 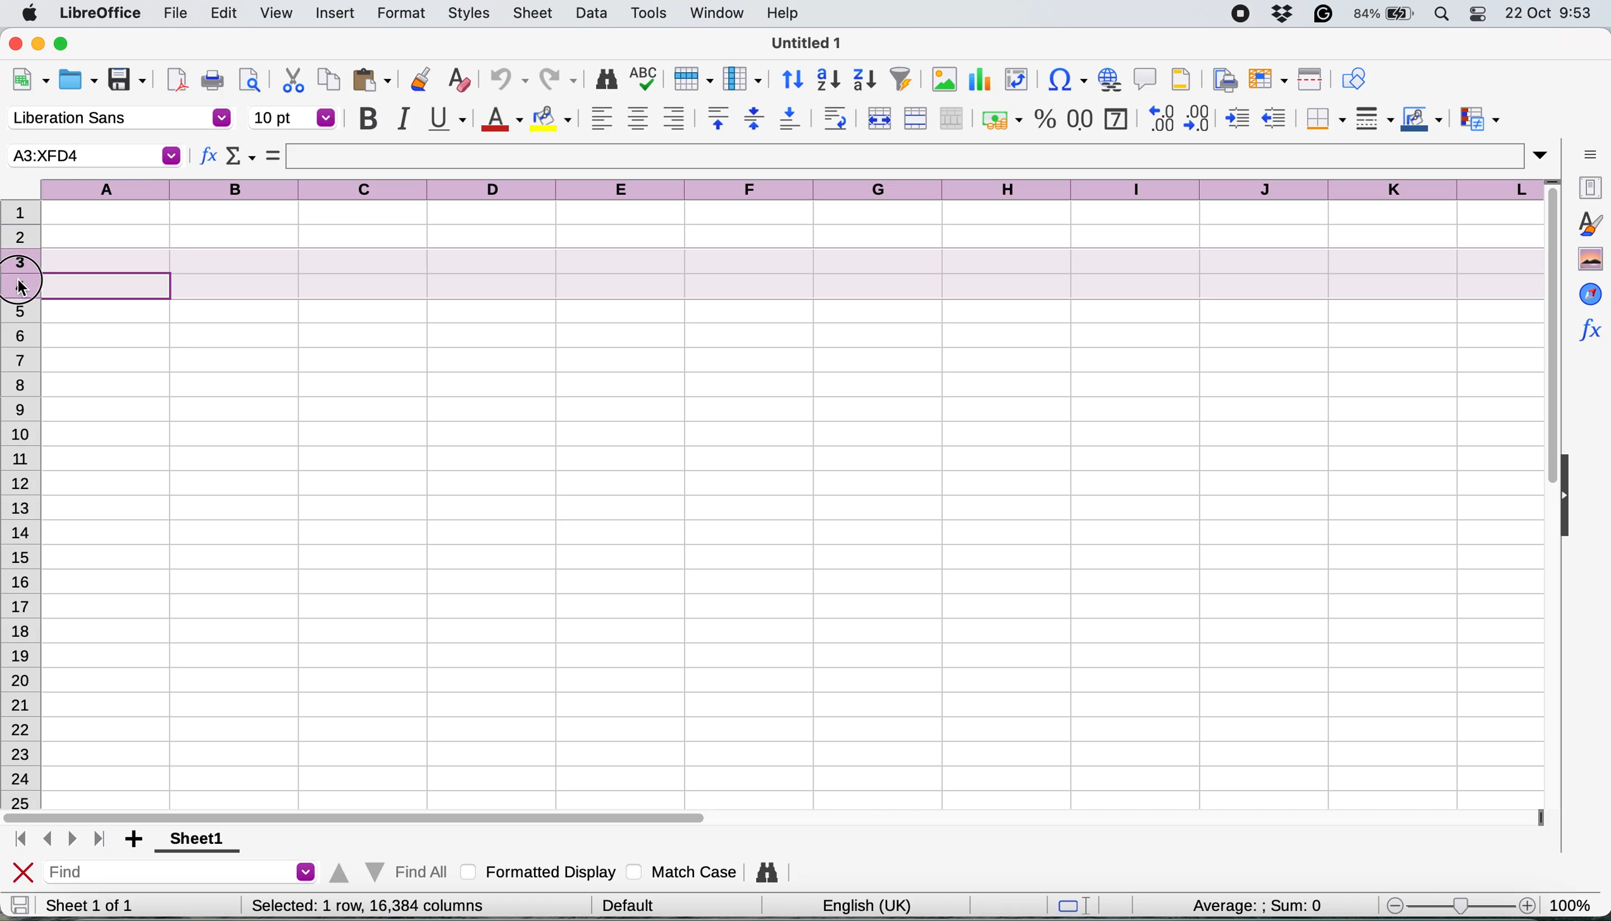 I want to click on text color, so click(x=501, y=120).